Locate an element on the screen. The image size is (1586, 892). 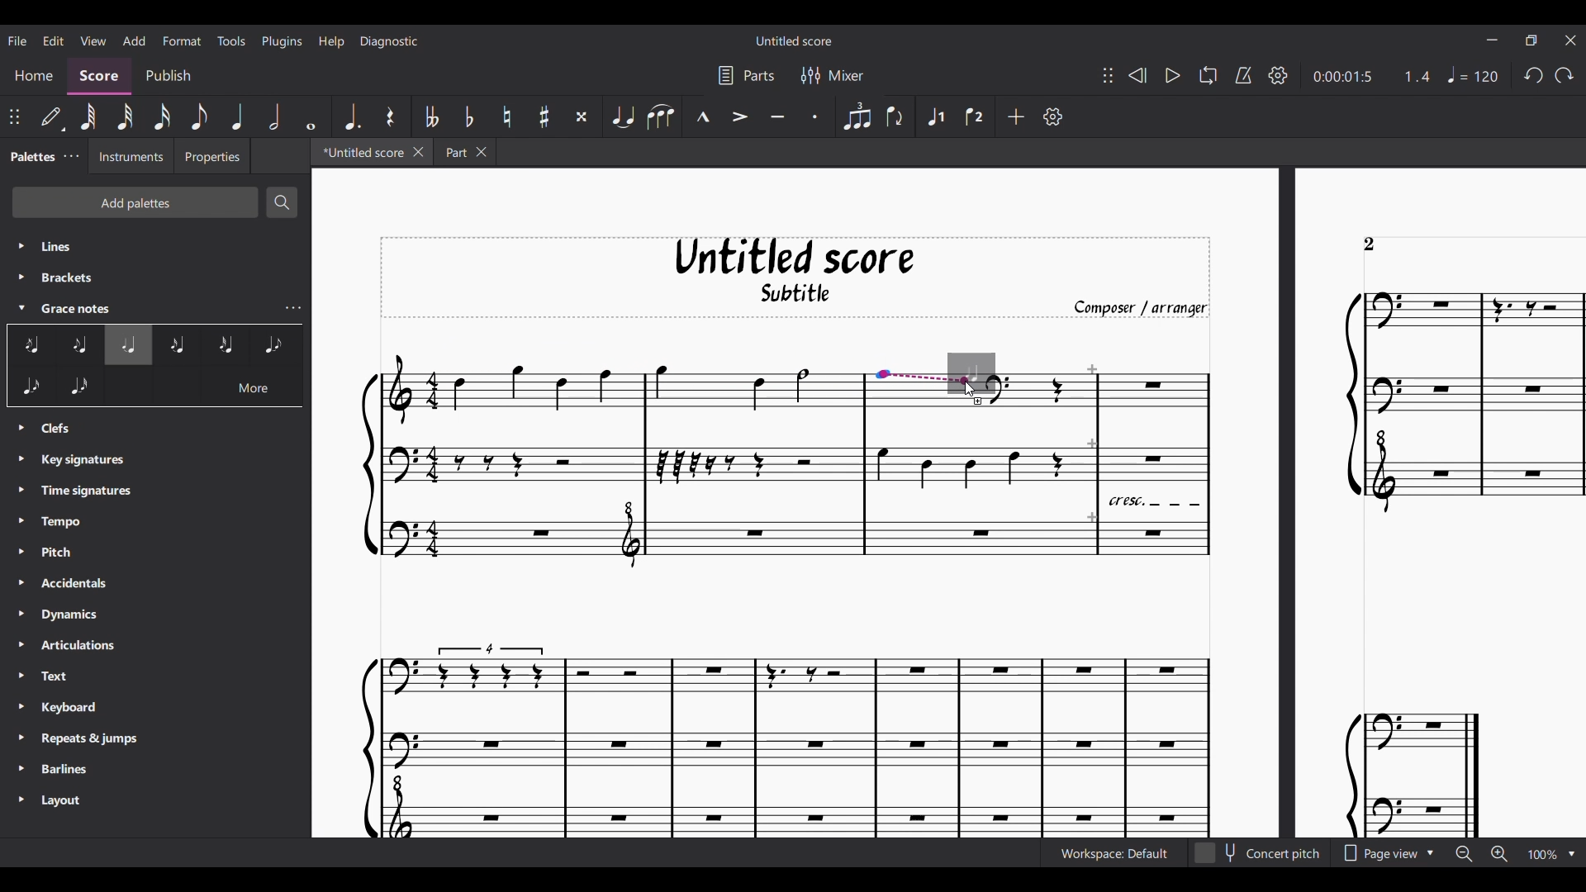
Marcato is located at coordinates (701, 116).